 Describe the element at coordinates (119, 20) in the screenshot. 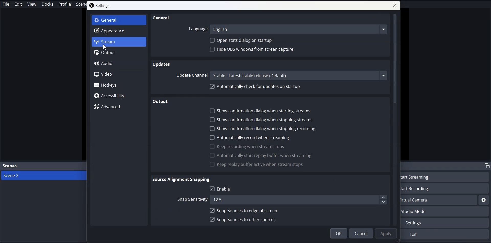

I see `General` at that location.